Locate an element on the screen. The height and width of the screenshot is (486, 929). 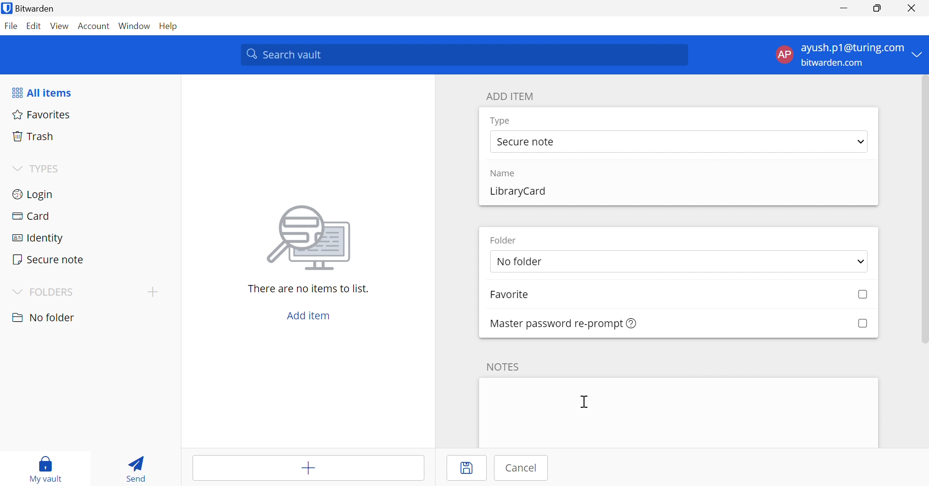
ADD ITEM is located at coordinates (510, 96).